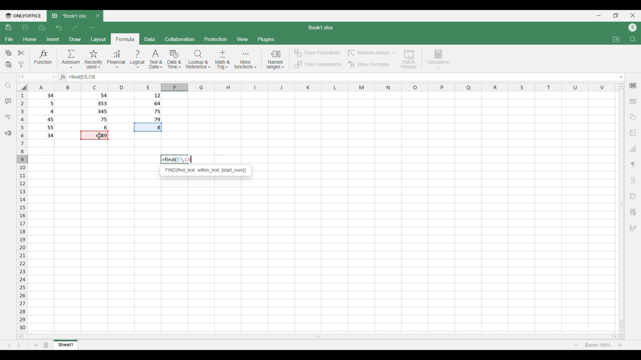  Describe the element at coordinates (73, 77) in the screenshot. I see `Function typed in` at that location.